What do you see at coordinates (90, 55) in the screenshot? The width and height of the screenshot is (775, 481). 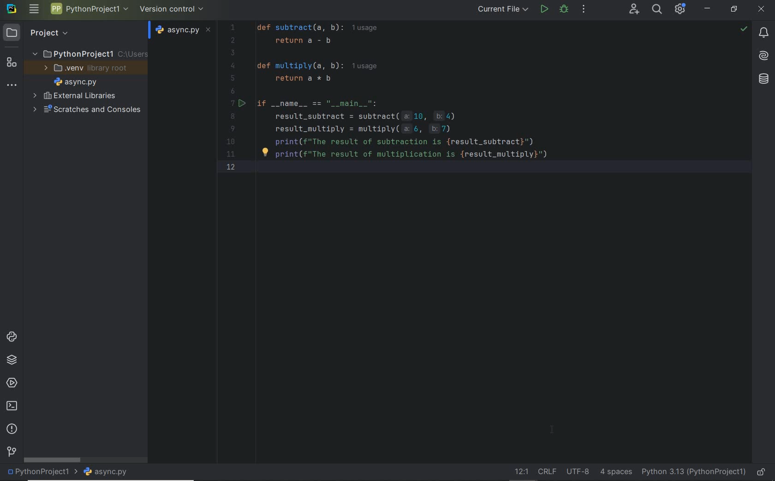 I see `project folder` at bounding box center [90, 55].